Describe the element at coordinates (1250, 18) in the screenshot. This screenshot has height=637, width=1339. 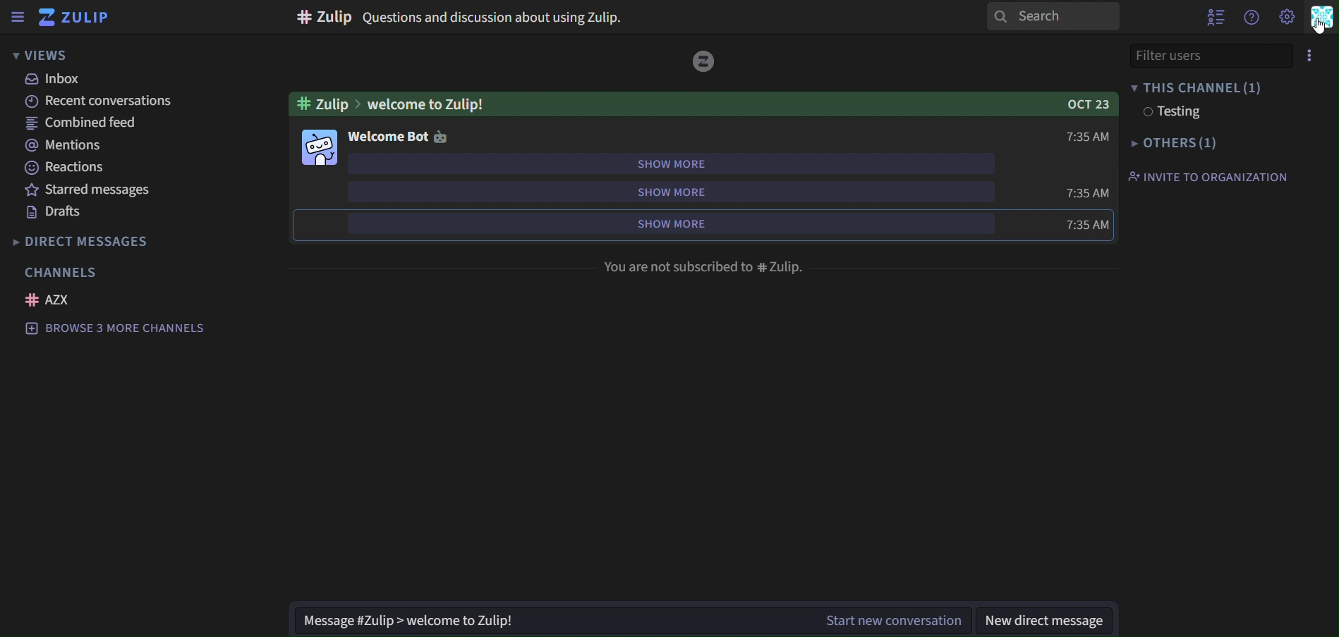
I see `get help` at that location.